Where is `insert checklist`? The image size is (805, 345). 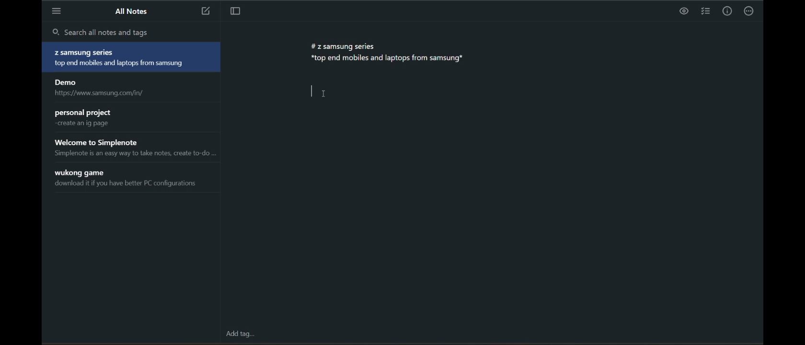
insert checklist is located at coordinates (704, 11).